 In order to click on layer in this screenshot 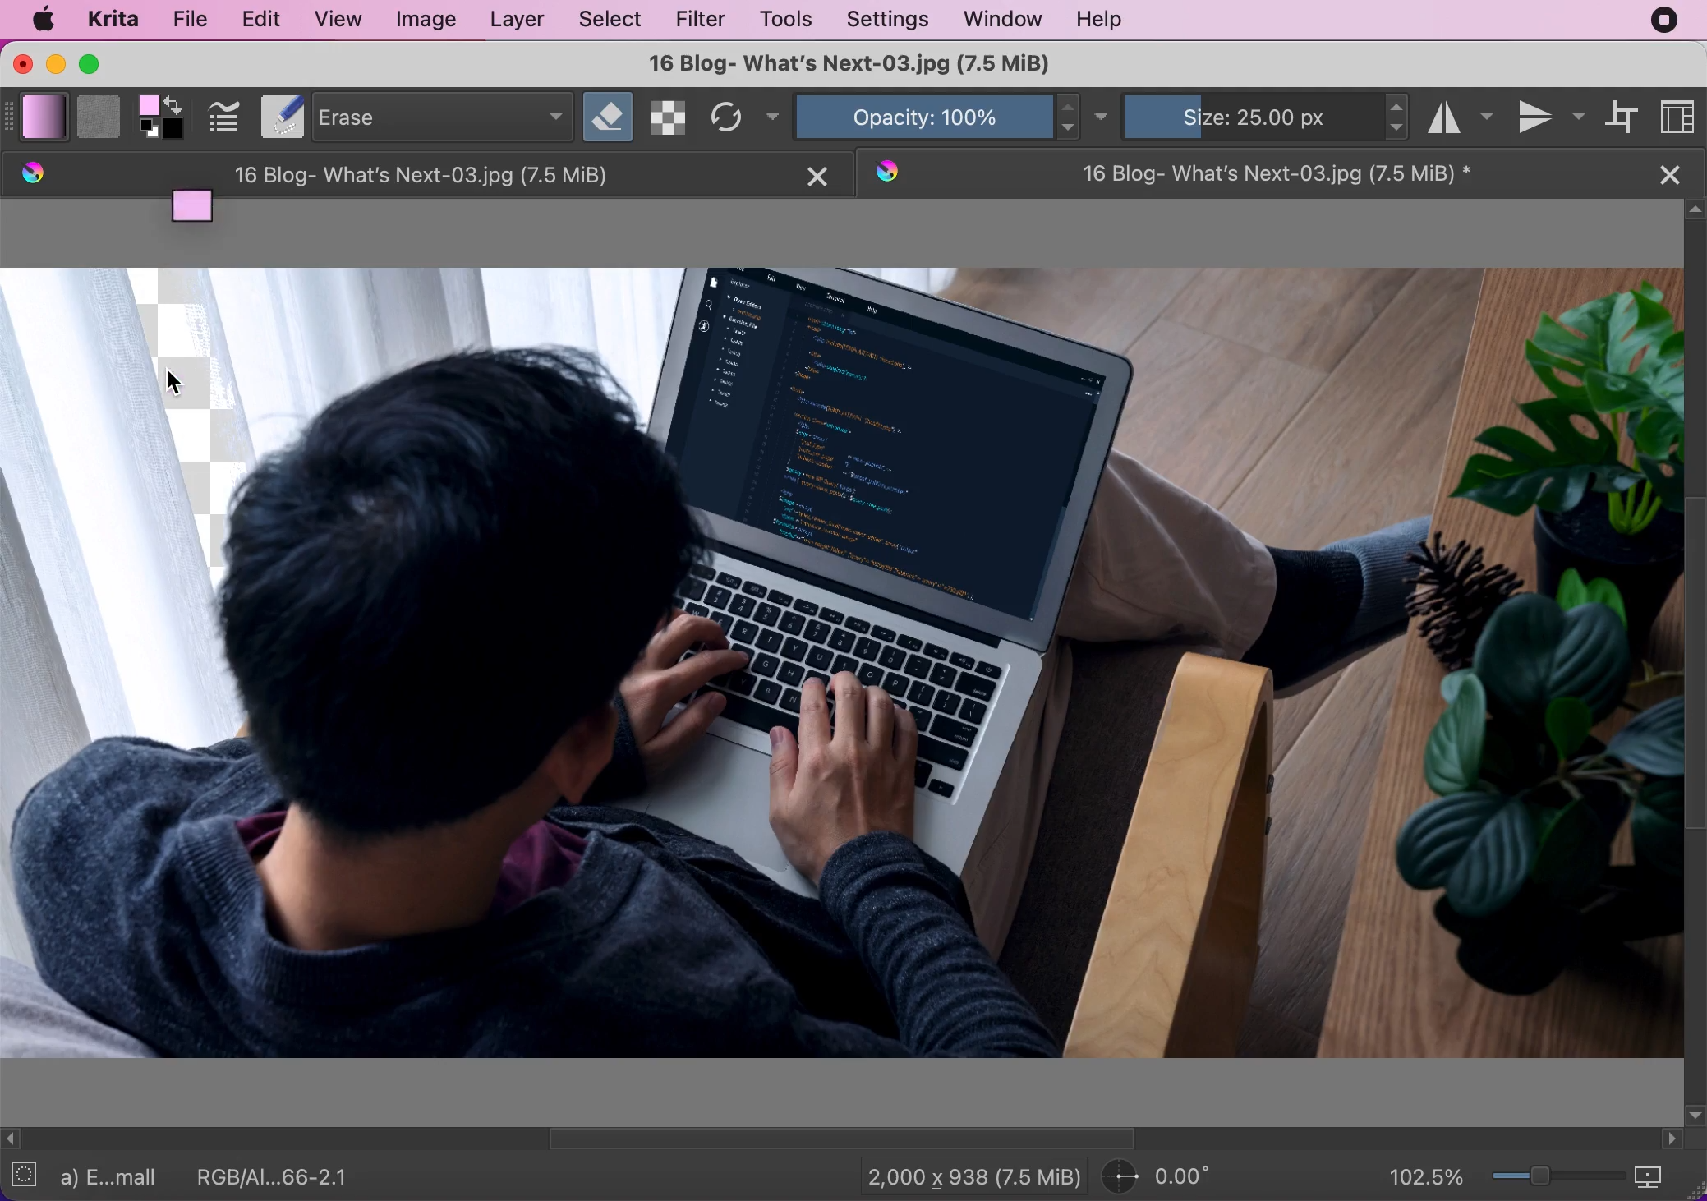, I will do `click(519, 21)`.